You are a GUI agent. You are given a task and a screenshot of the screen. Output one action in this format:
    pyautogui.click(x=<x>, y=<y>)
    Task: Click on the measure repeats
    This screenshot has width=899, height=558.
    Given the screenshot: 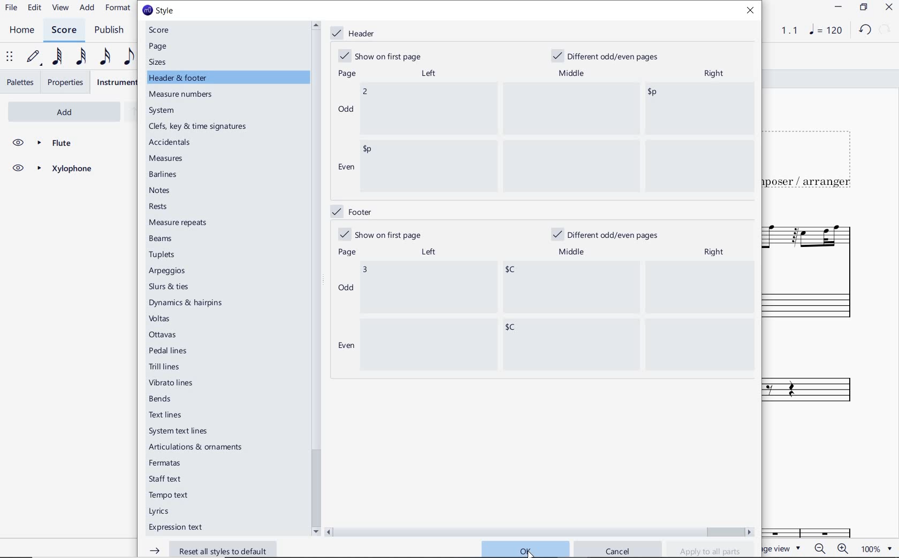 What is the action you would take?
    pyautogui.click(x=178, y=222)
    